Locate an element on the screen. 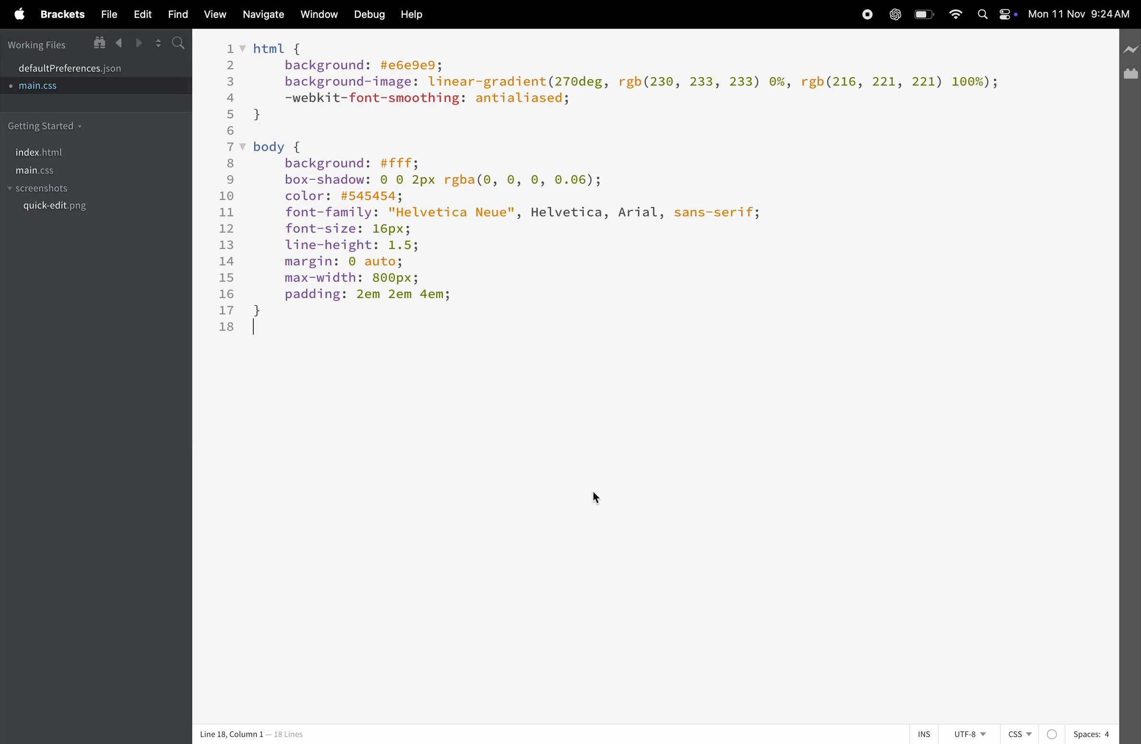  brackets is located at coordinates (61, 16).